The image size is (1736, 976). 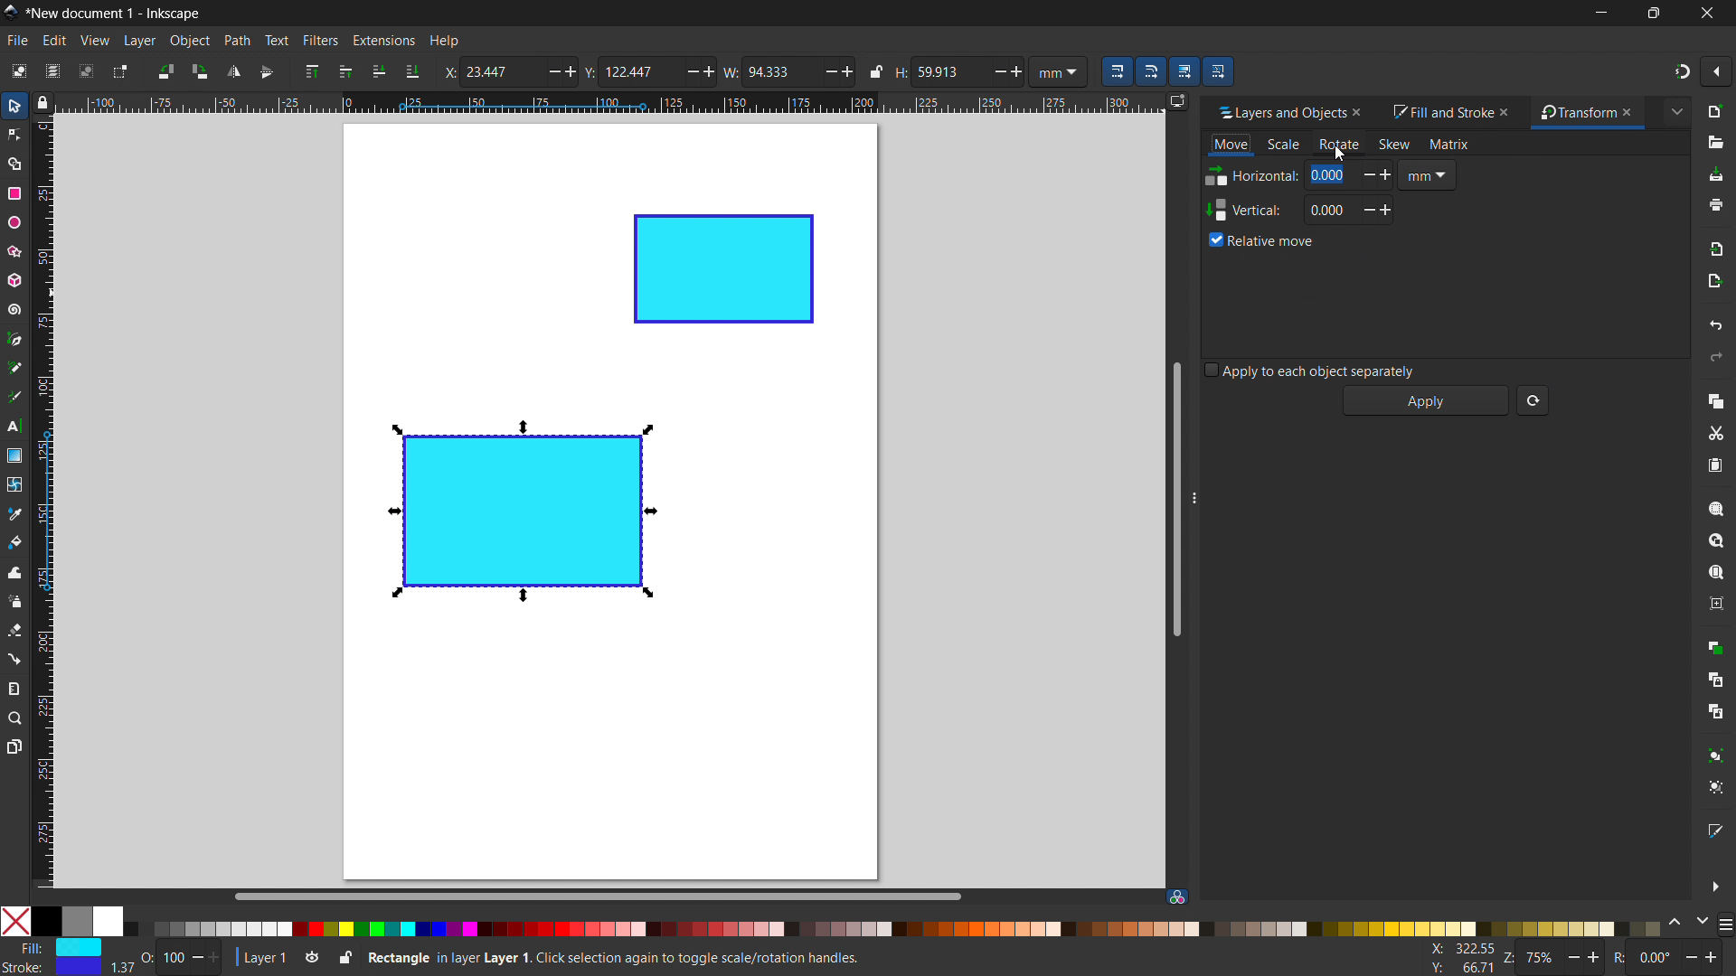 I want to click on fill and stroke, so click(x=1440, y=113).